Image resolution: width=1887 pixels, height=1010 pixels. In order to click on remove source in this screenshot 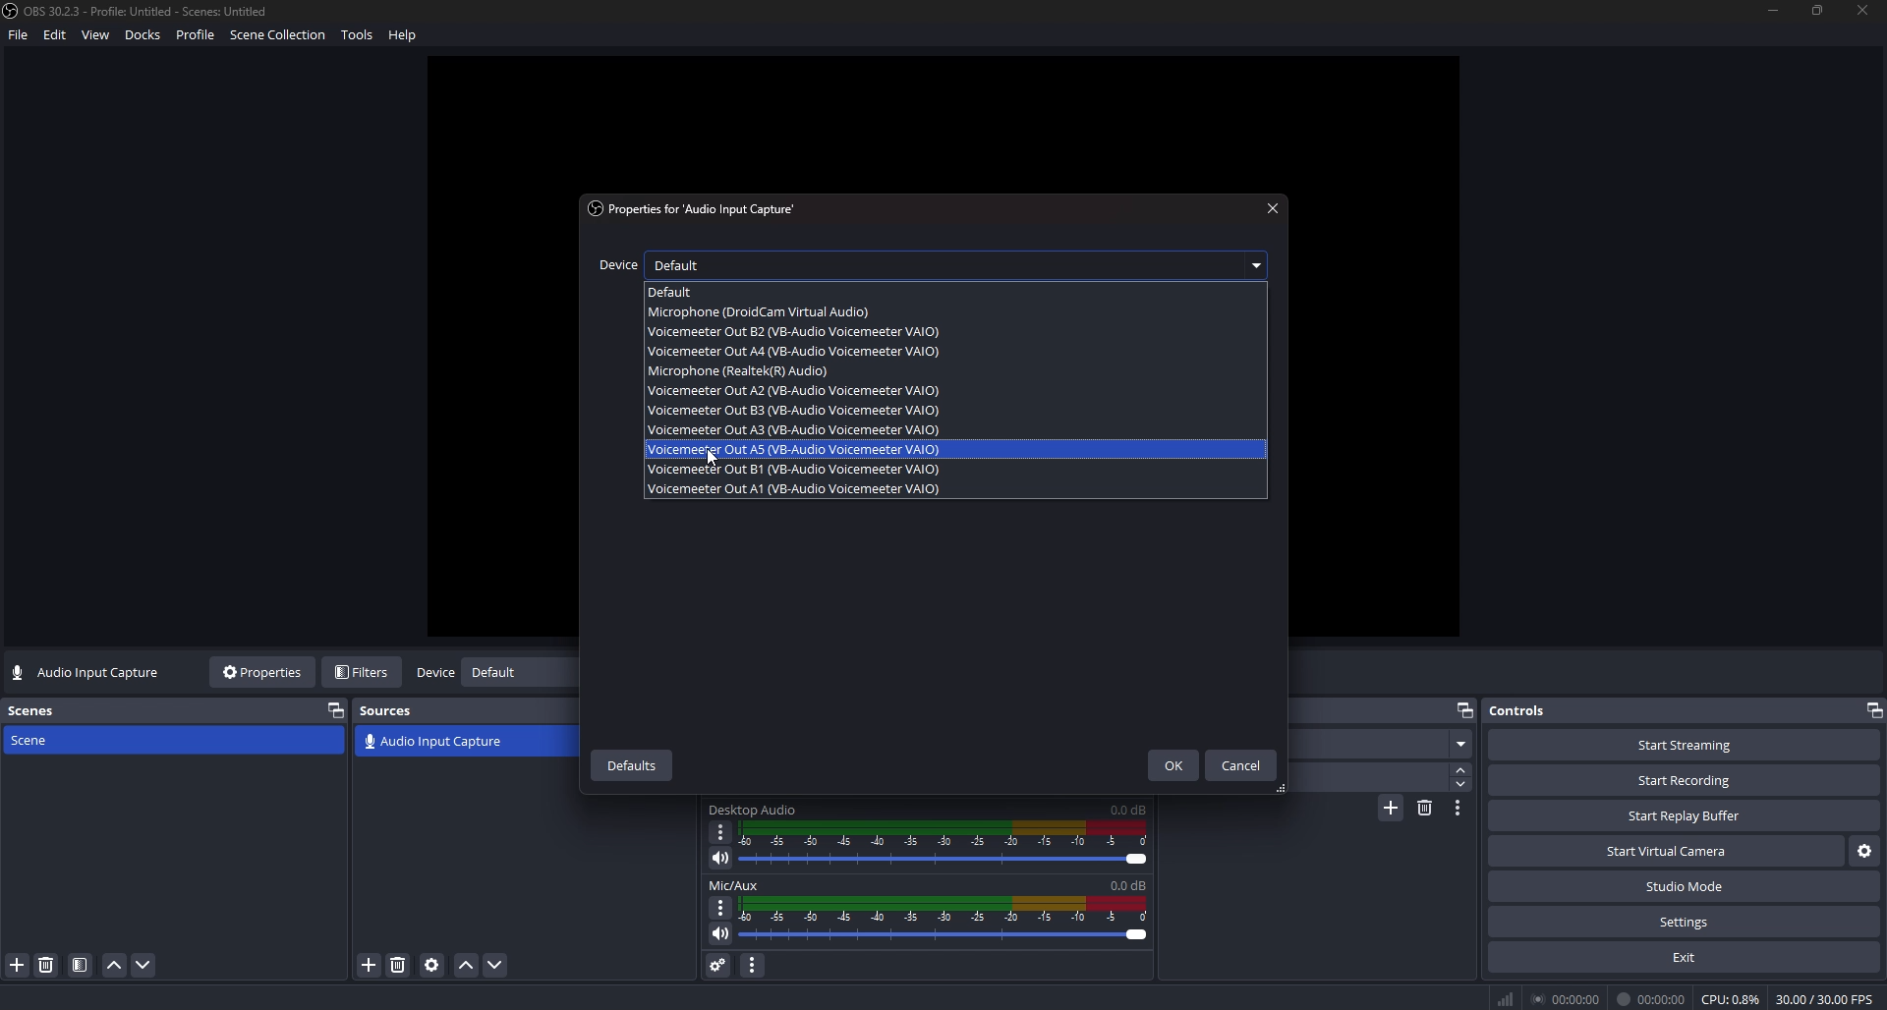, I will do `click(398, 965)`.